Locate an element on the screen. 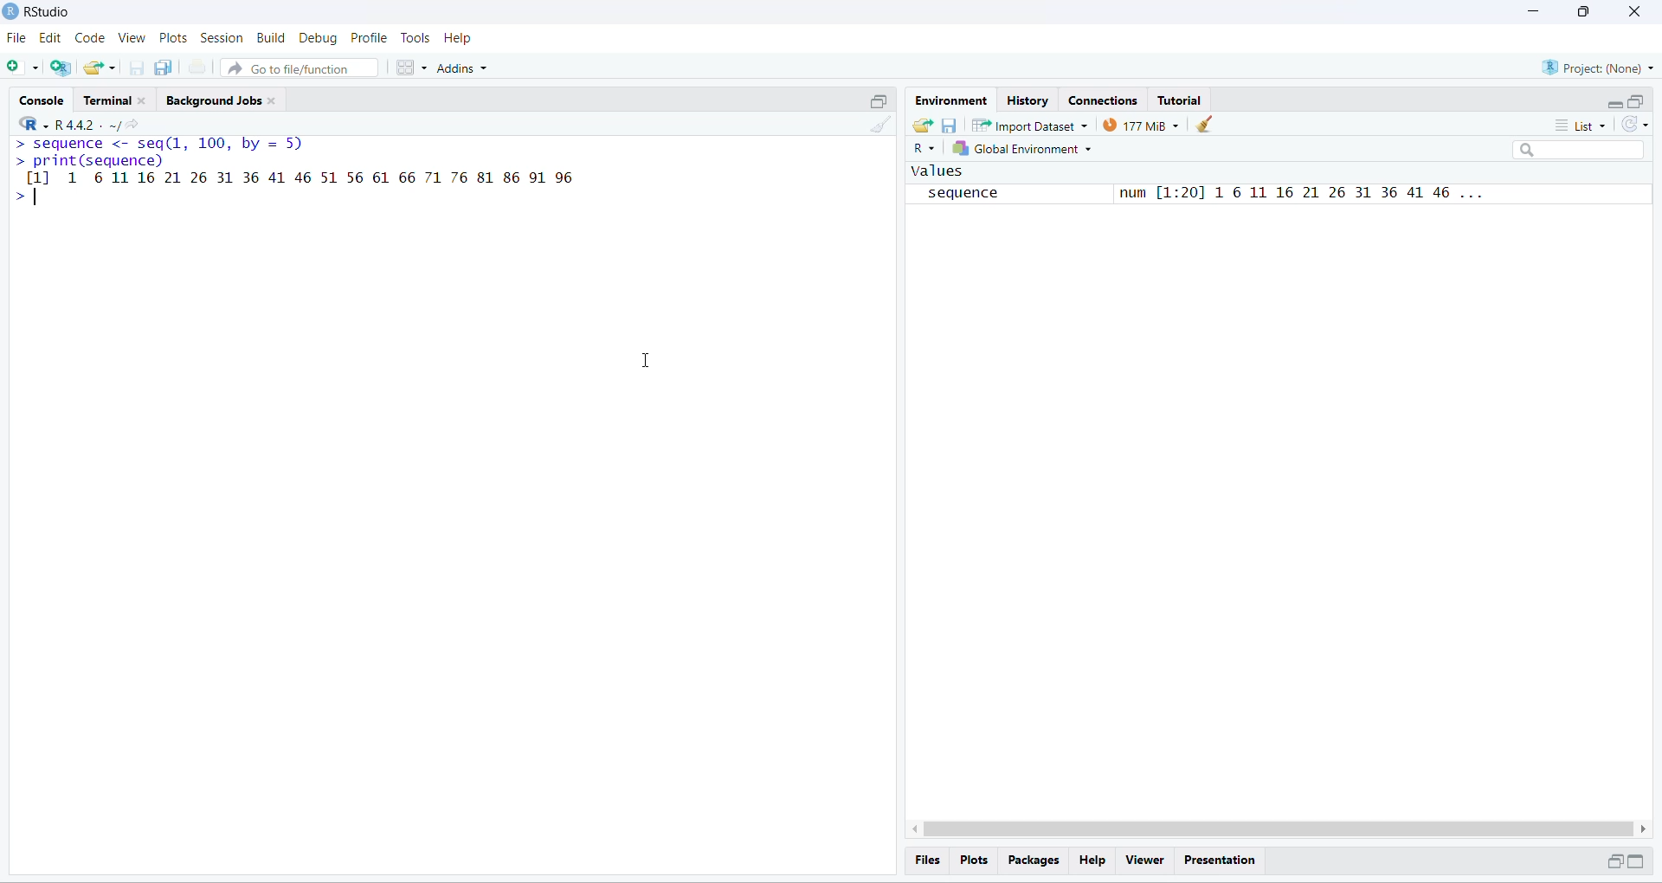  Expand/collapse is located at coordinates (1636, 860).